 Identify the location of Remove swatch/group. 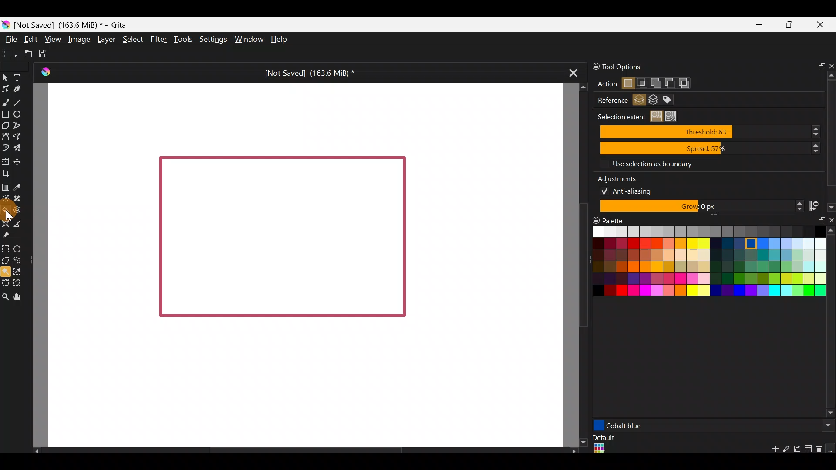
(821, 452).